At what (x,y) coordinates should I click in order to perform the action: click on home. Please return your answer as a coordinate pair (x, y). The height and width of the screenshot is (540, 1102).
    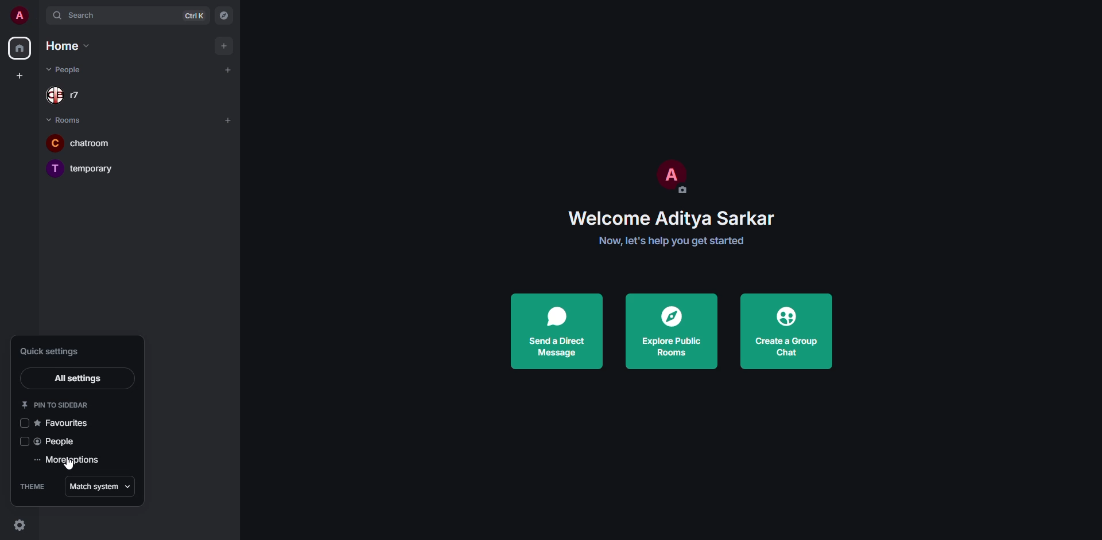
    Looking at the image, I should click on (70, 45).